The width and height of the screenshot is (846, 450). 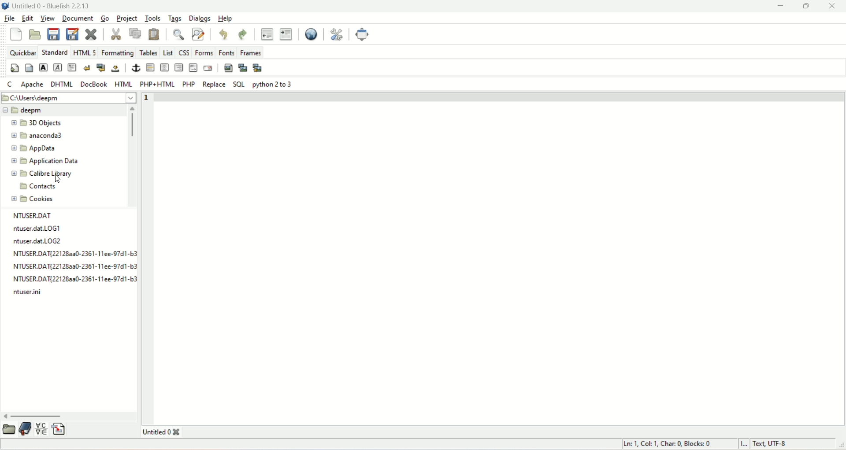 I want to click on line number, so click(x=151, y=98).